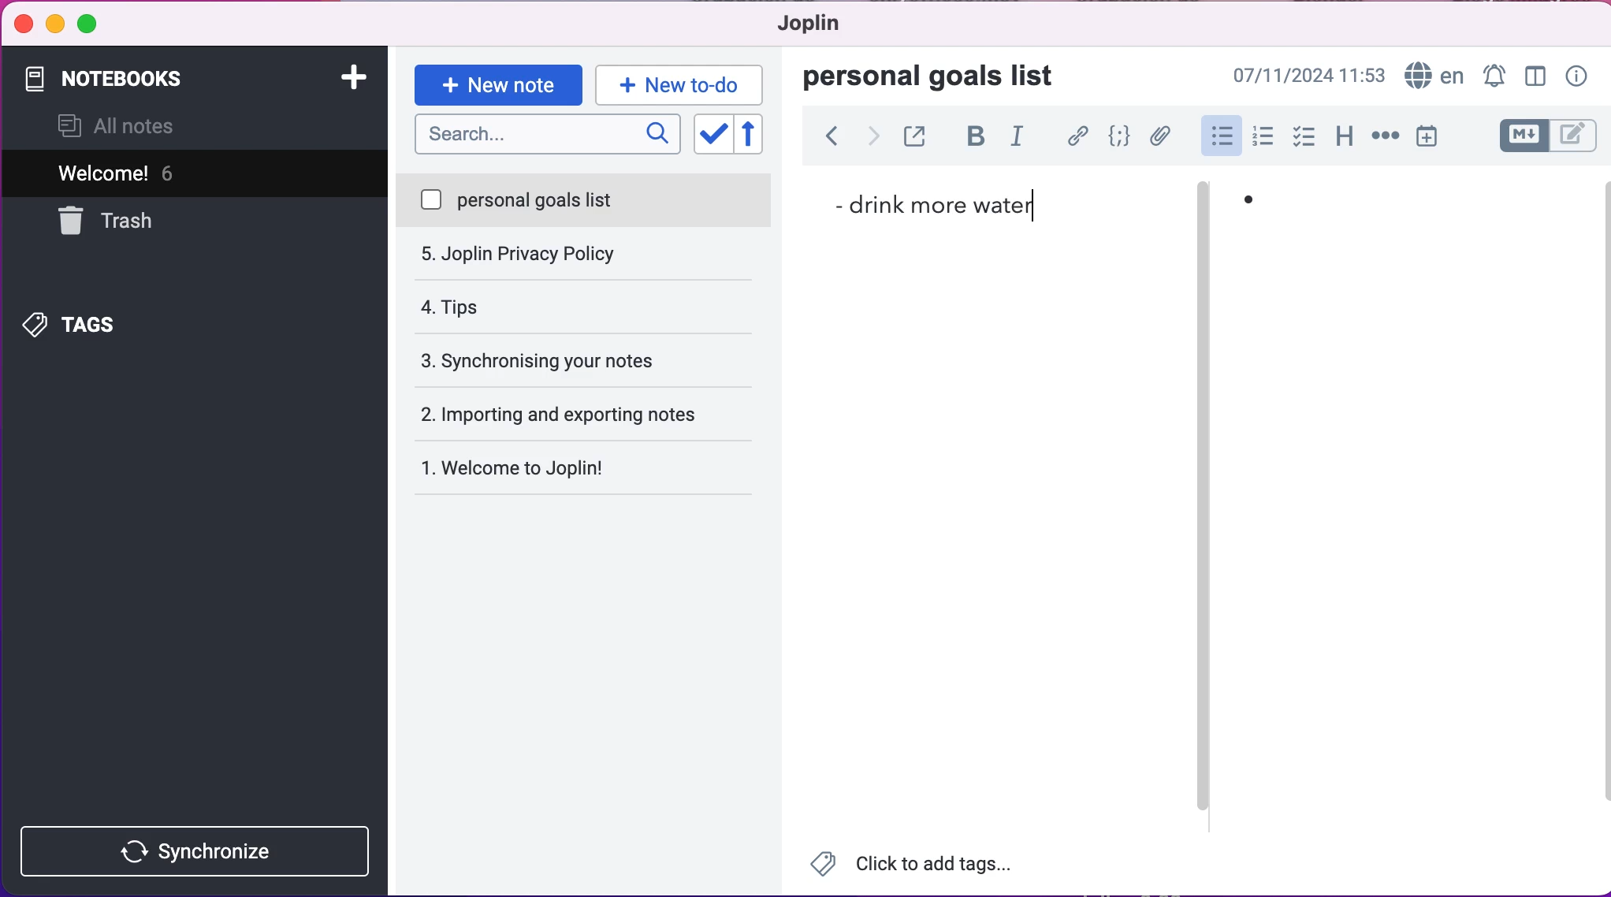 The width and height of the screenshot is (1611, 897). What do you see at coordinates (23, 24) in the screenshot?
I see `close` at bounding box center [23, 24].